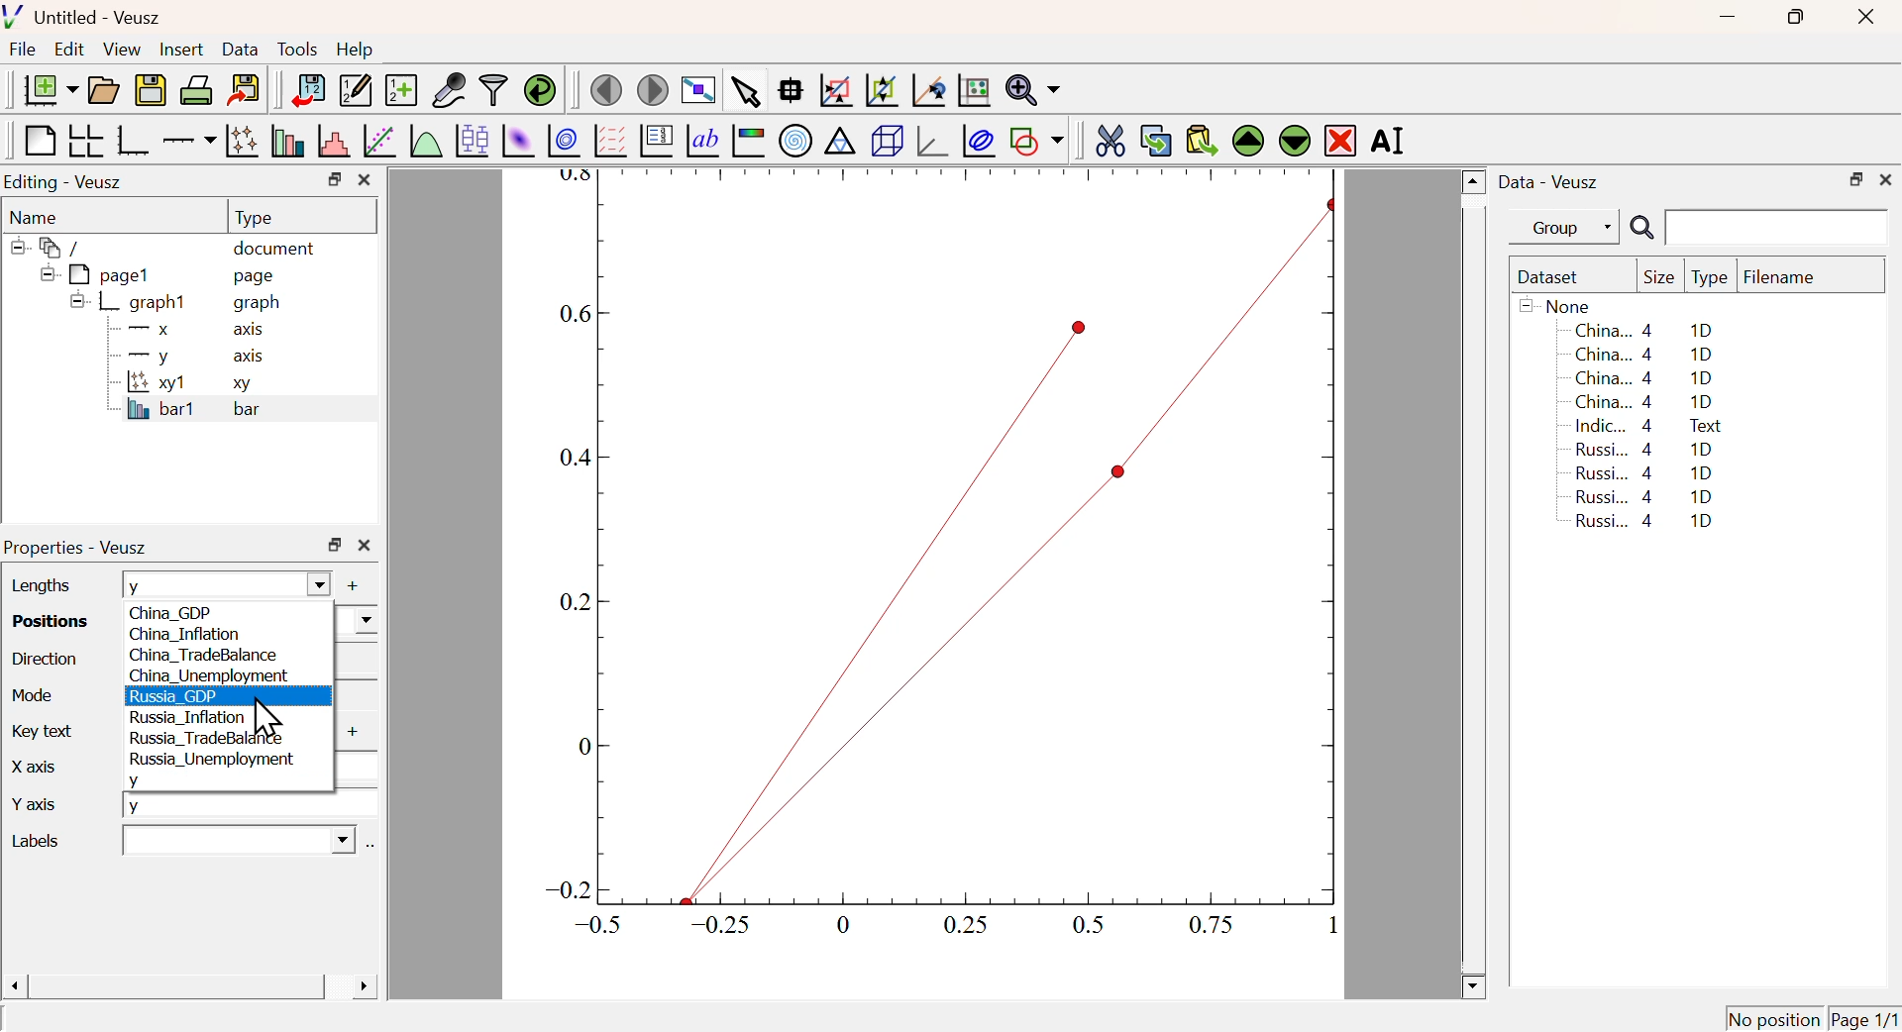  What do you see at coordinates (184, 383) in the screenshot?
I see `xy1 xy` at bounding box center [184, 383].